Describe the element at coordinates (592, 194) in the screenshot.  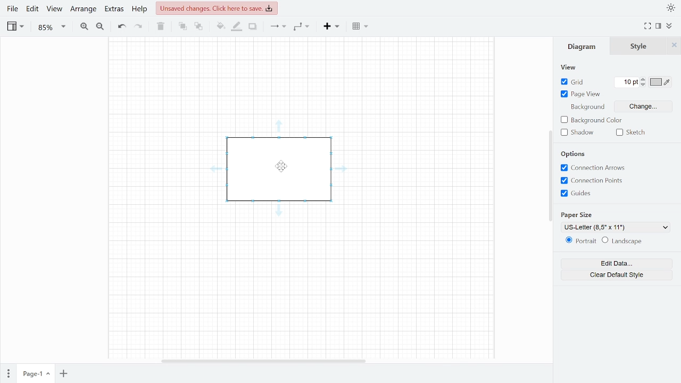
I see `Guides` at that location.